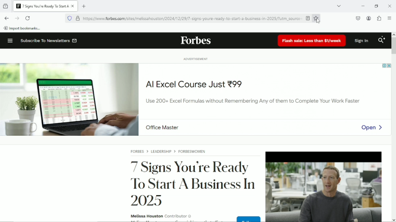 This screenshot has width=396, height=222. What do you see at coordinates (6, 18) in the screenshot?
I see `Go back` at bounding box center [6, 18].